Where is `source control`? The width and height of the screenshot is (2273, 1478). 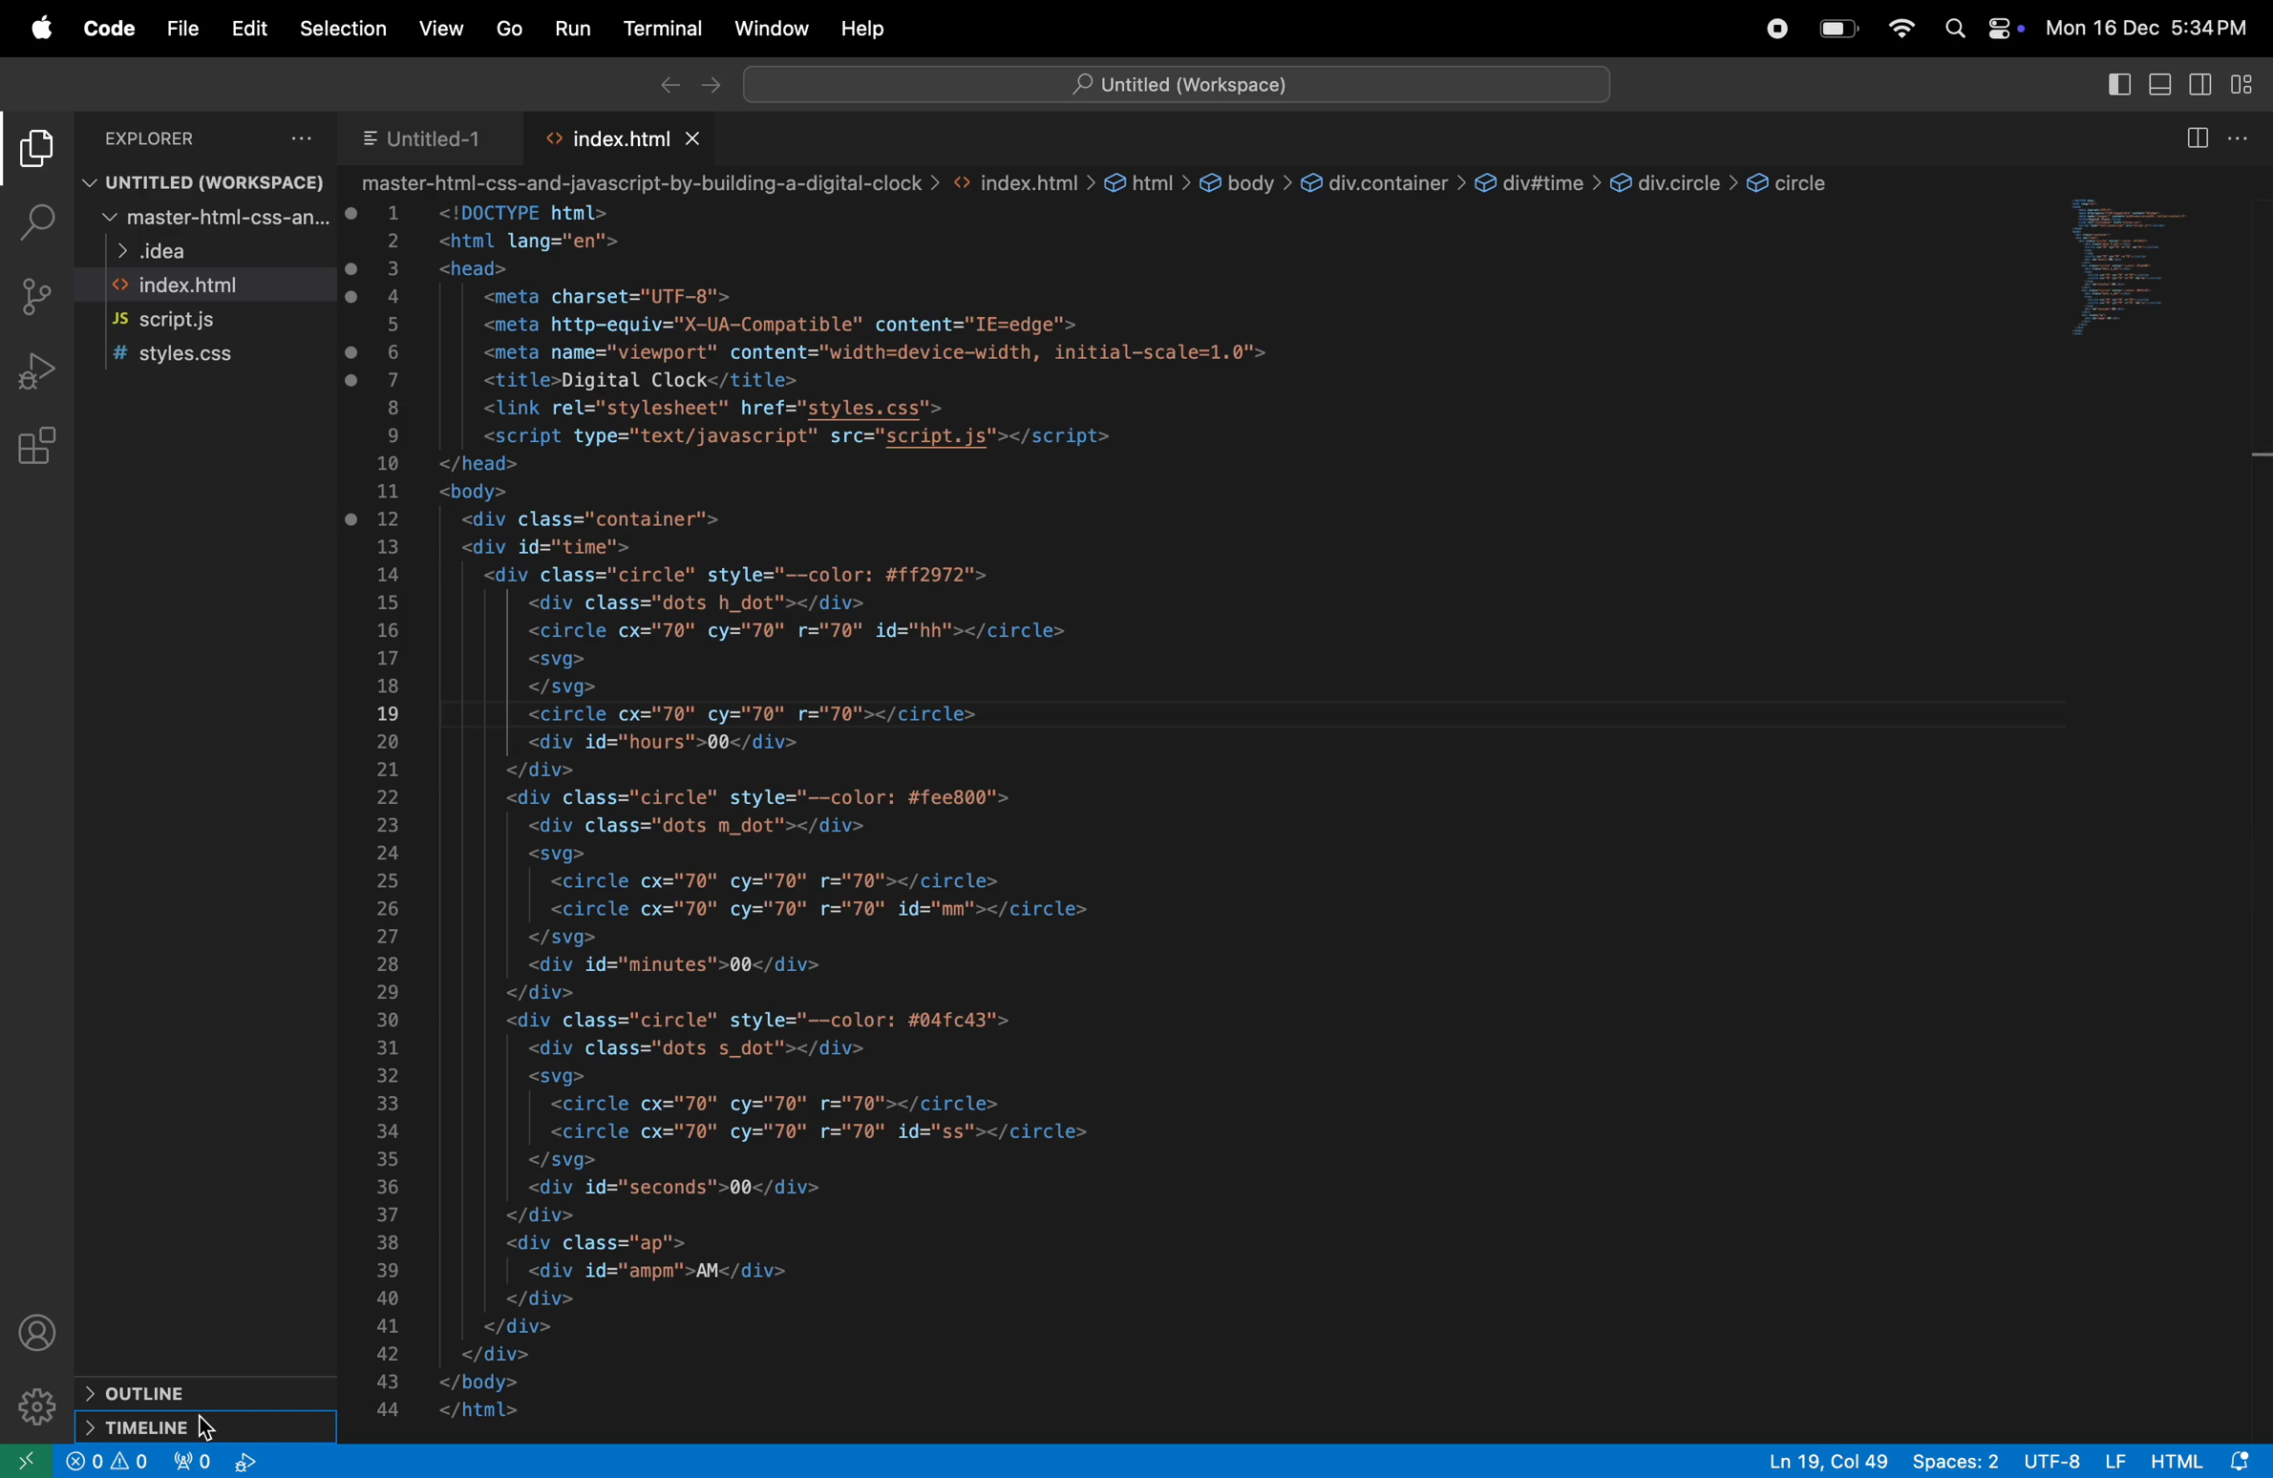 source control is located at coordinates (34, 291).